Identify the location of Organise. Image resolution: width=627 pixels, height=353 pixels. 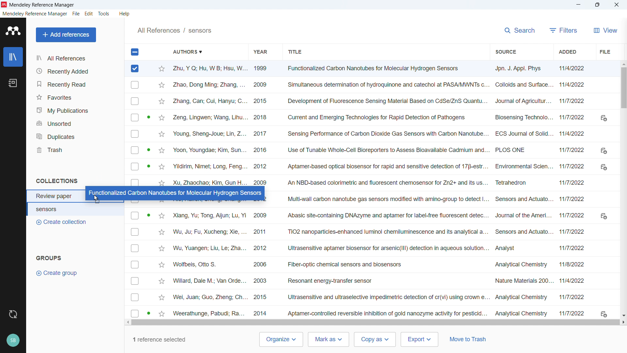
(281, 340).